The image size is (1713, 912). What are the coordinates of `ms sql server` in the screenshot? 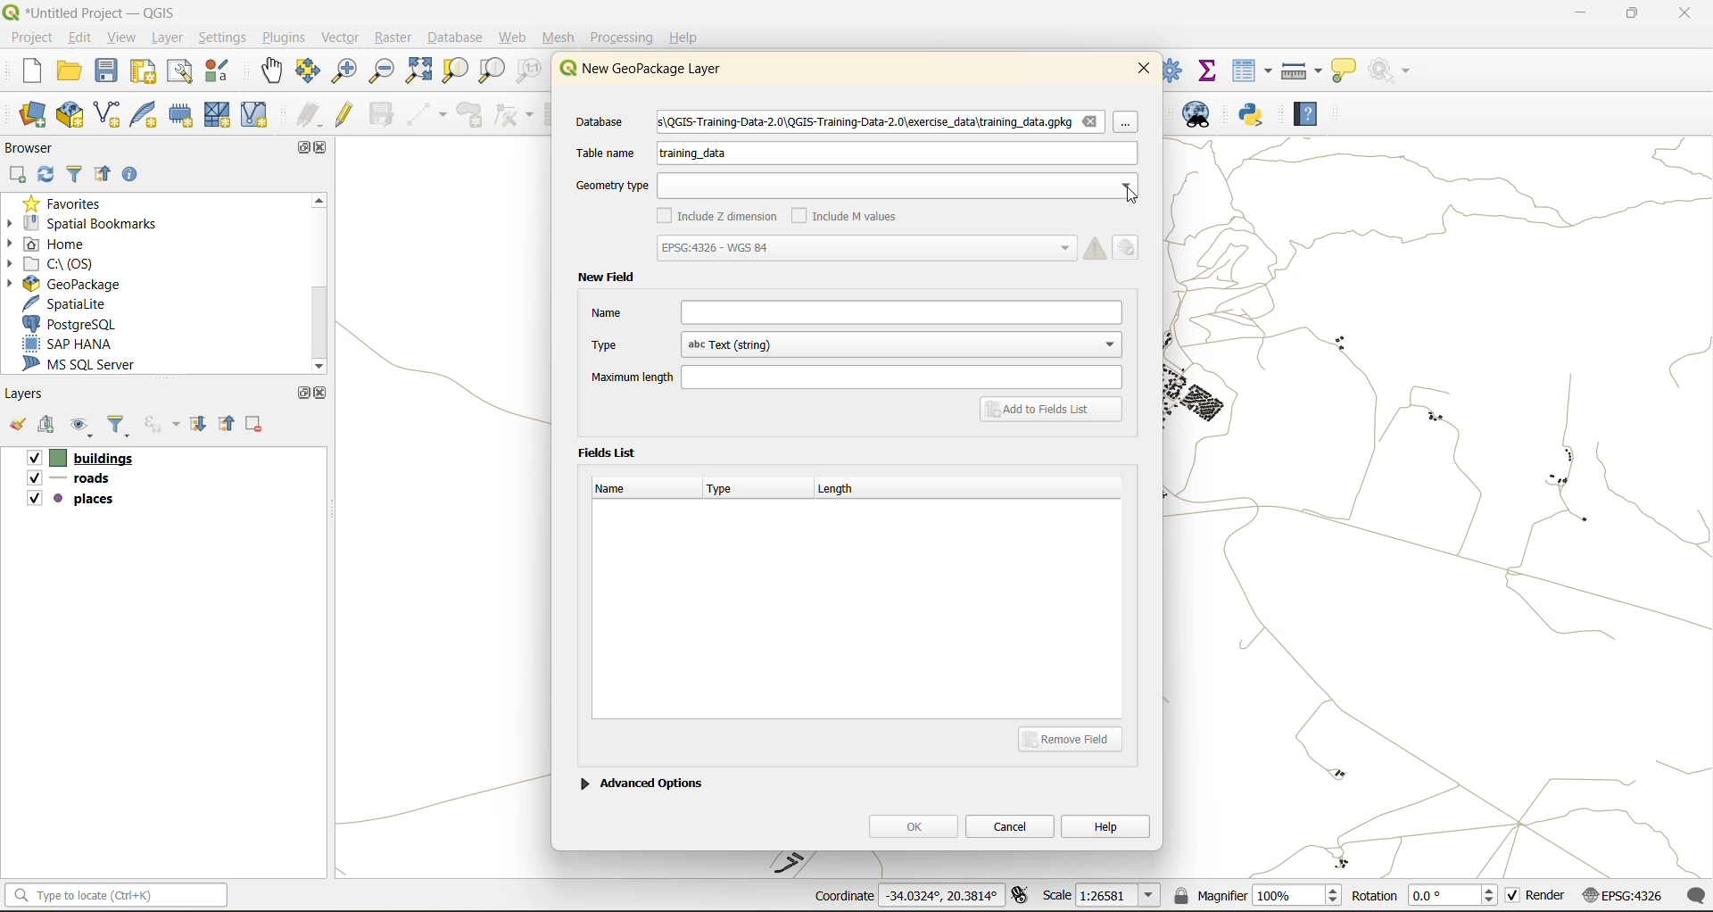 It's located at (91, 367).